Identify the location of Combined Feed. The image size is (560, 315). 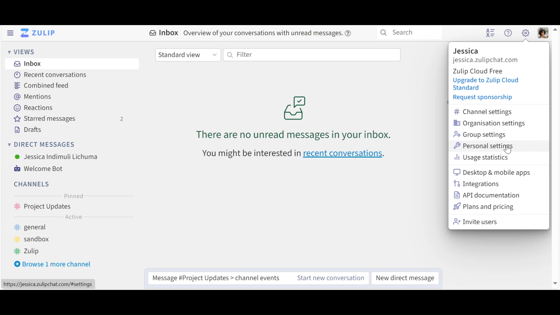
(41, 86).